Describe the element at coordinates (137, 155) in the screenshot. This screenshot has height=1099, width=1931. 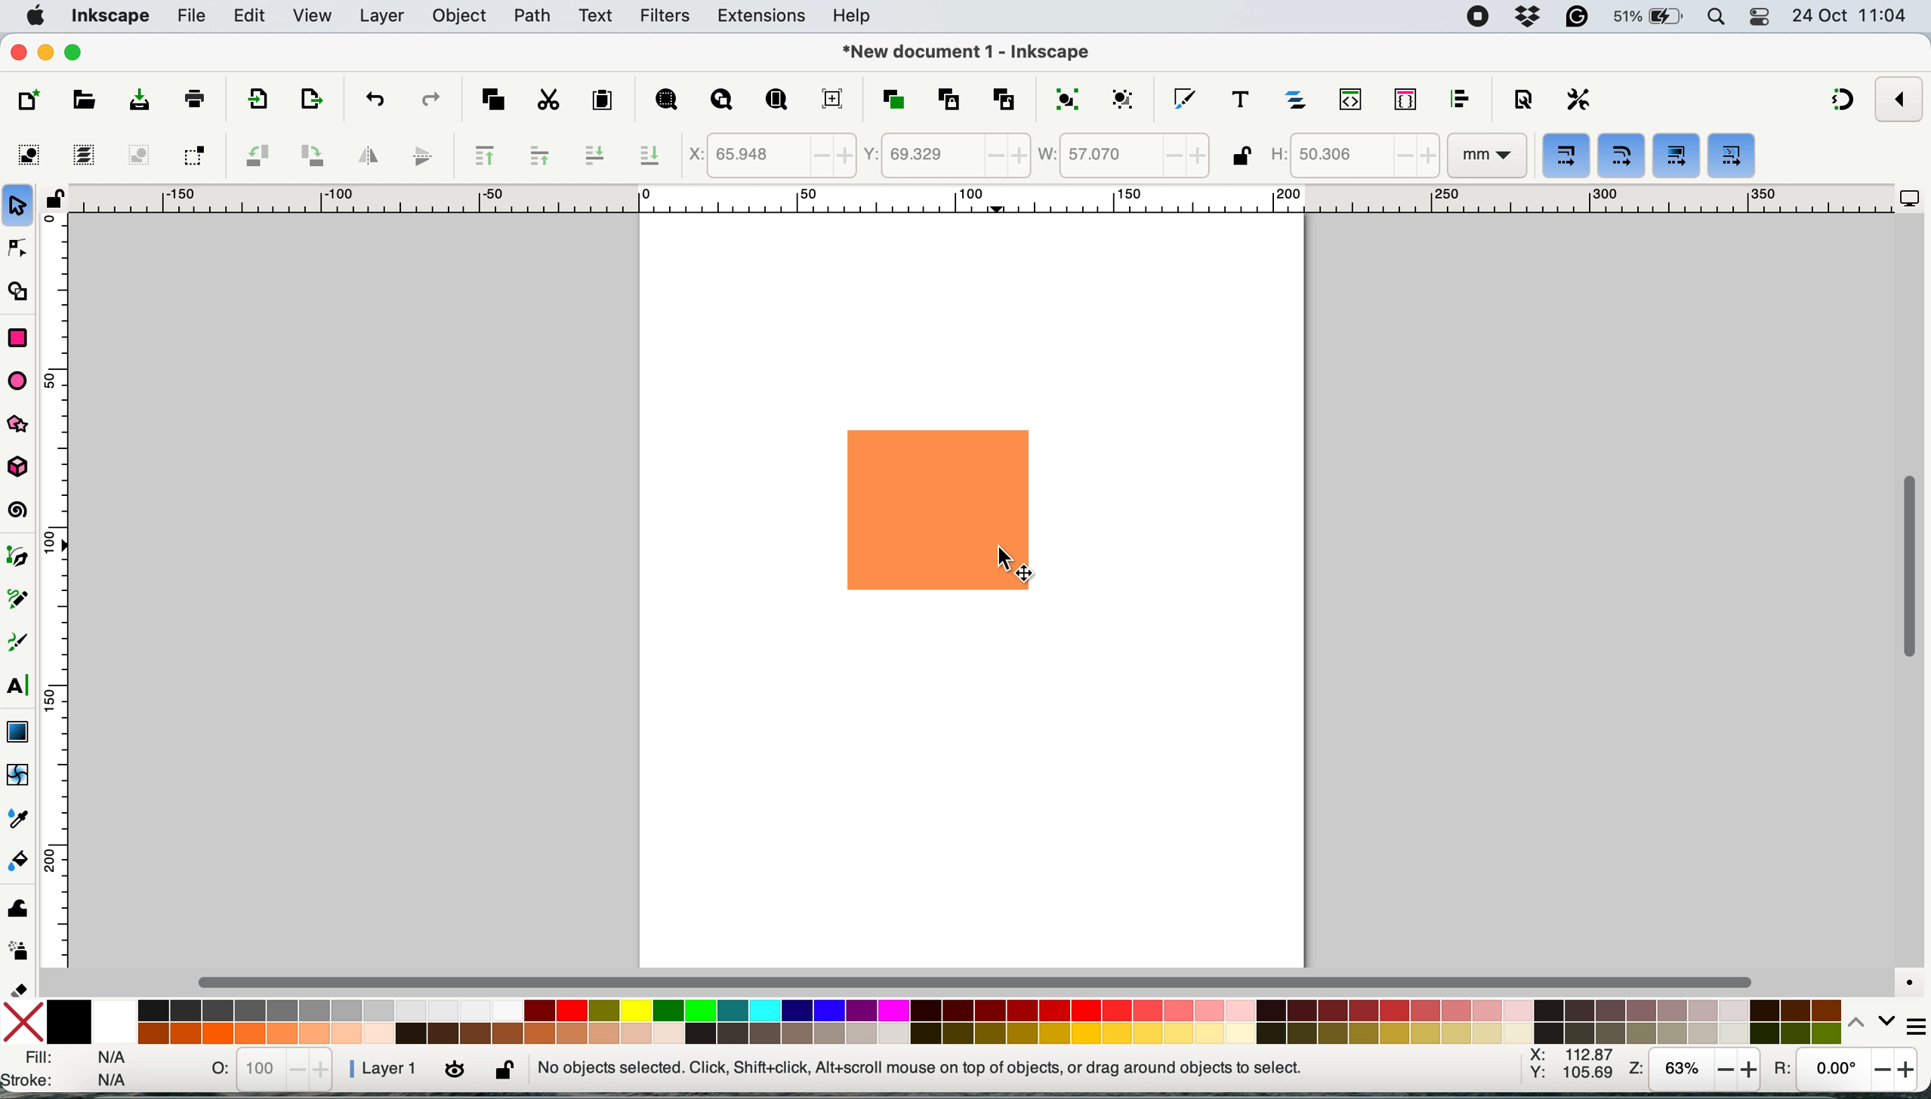
I see `deselect any selected objects` at that location.